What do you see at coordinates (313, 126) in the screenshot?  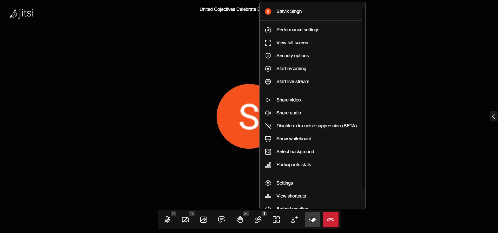 I see `enabled noise suppression (BETA)` at bounding box center [313, 126].